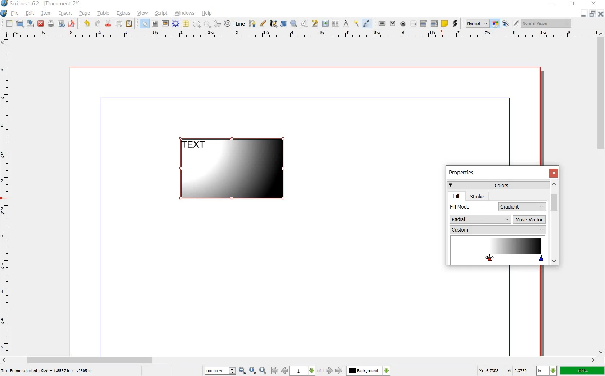 The width and height of the screenshot is (605, 376). What do you see at coordinates (554, 173) in the screenshot?
I see `close` at bounding box center [554, 173].